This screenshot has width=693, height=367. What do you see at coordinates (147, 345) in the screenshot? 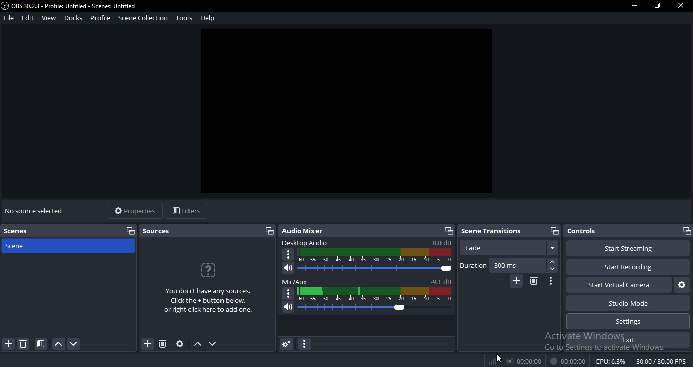
I see `add sources` at bounding box center [147, 345].